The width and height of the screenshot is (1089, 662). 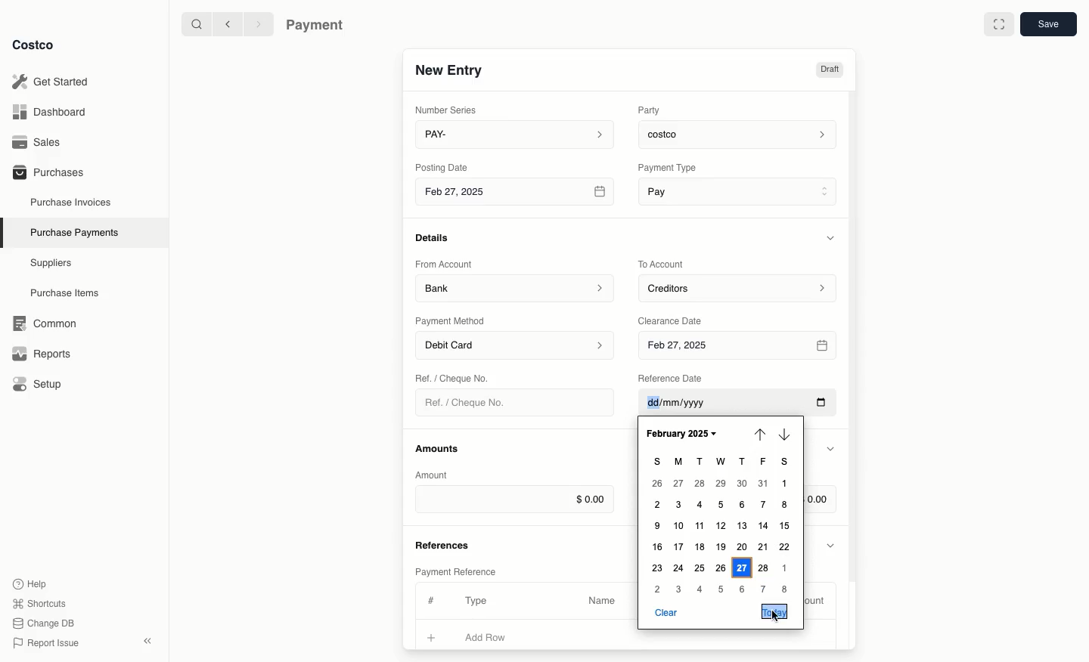 I want to click on ‘Reference Date, so click(x=672, y=378).